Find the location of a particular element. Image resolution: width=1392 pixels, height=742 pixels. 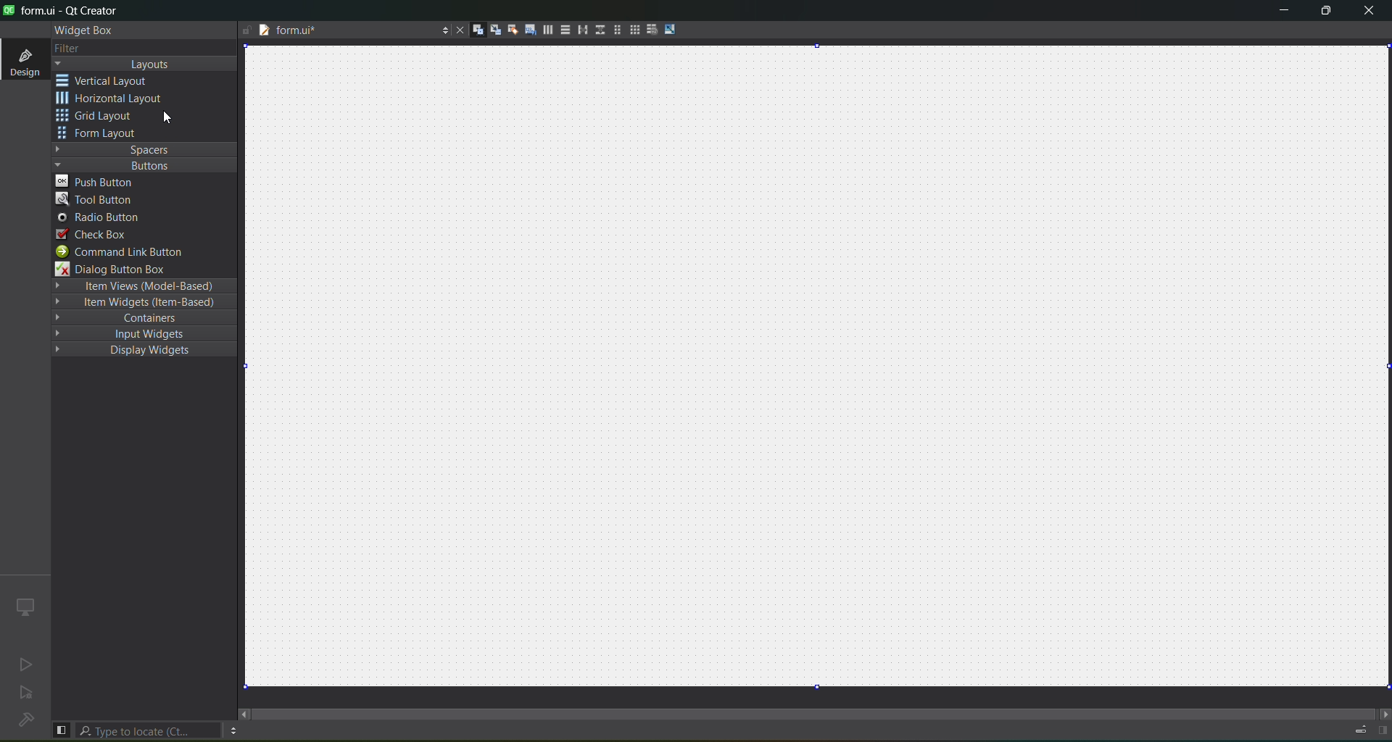

options is located at coordinates (442, 28).